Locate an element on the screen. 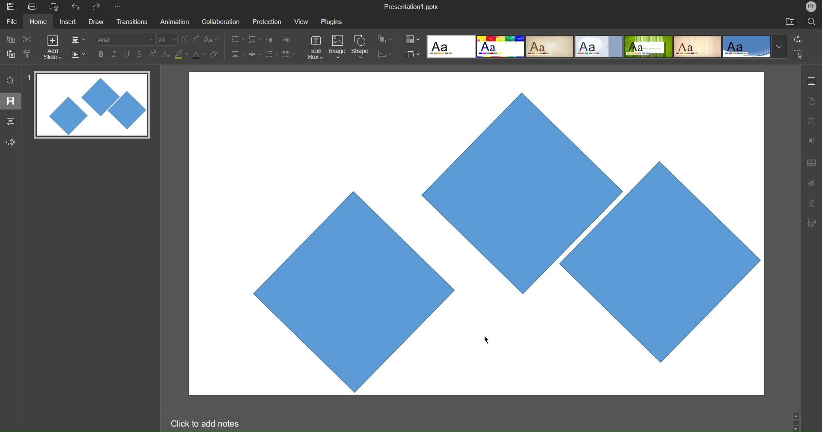  Subscript is located at coordinates (167, 54).